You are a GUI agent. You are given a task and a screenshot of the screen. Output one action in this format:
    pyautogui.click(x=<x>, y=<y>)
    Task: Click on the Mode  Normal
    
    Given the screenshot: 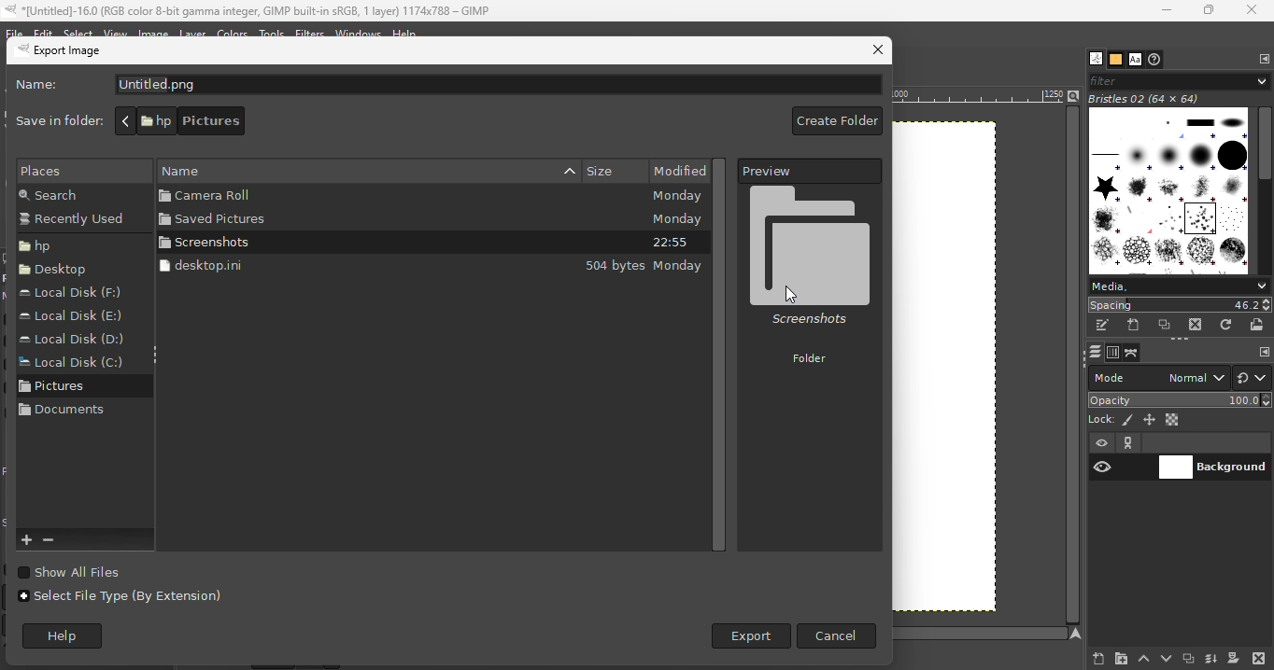 What is the action you would take?
    pyautogui.click(x=1158, y=376)
    